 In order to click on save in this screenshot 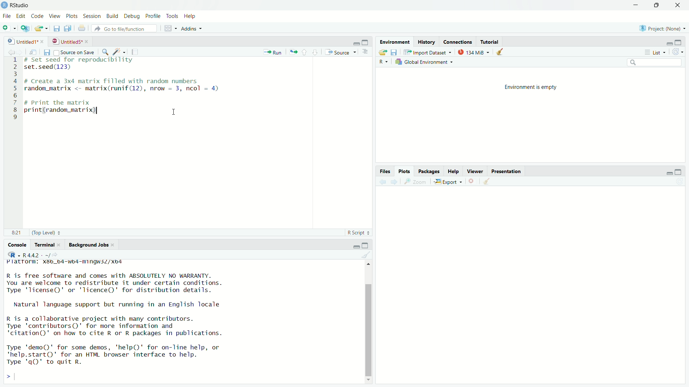, I will do `click(394, 53)`.